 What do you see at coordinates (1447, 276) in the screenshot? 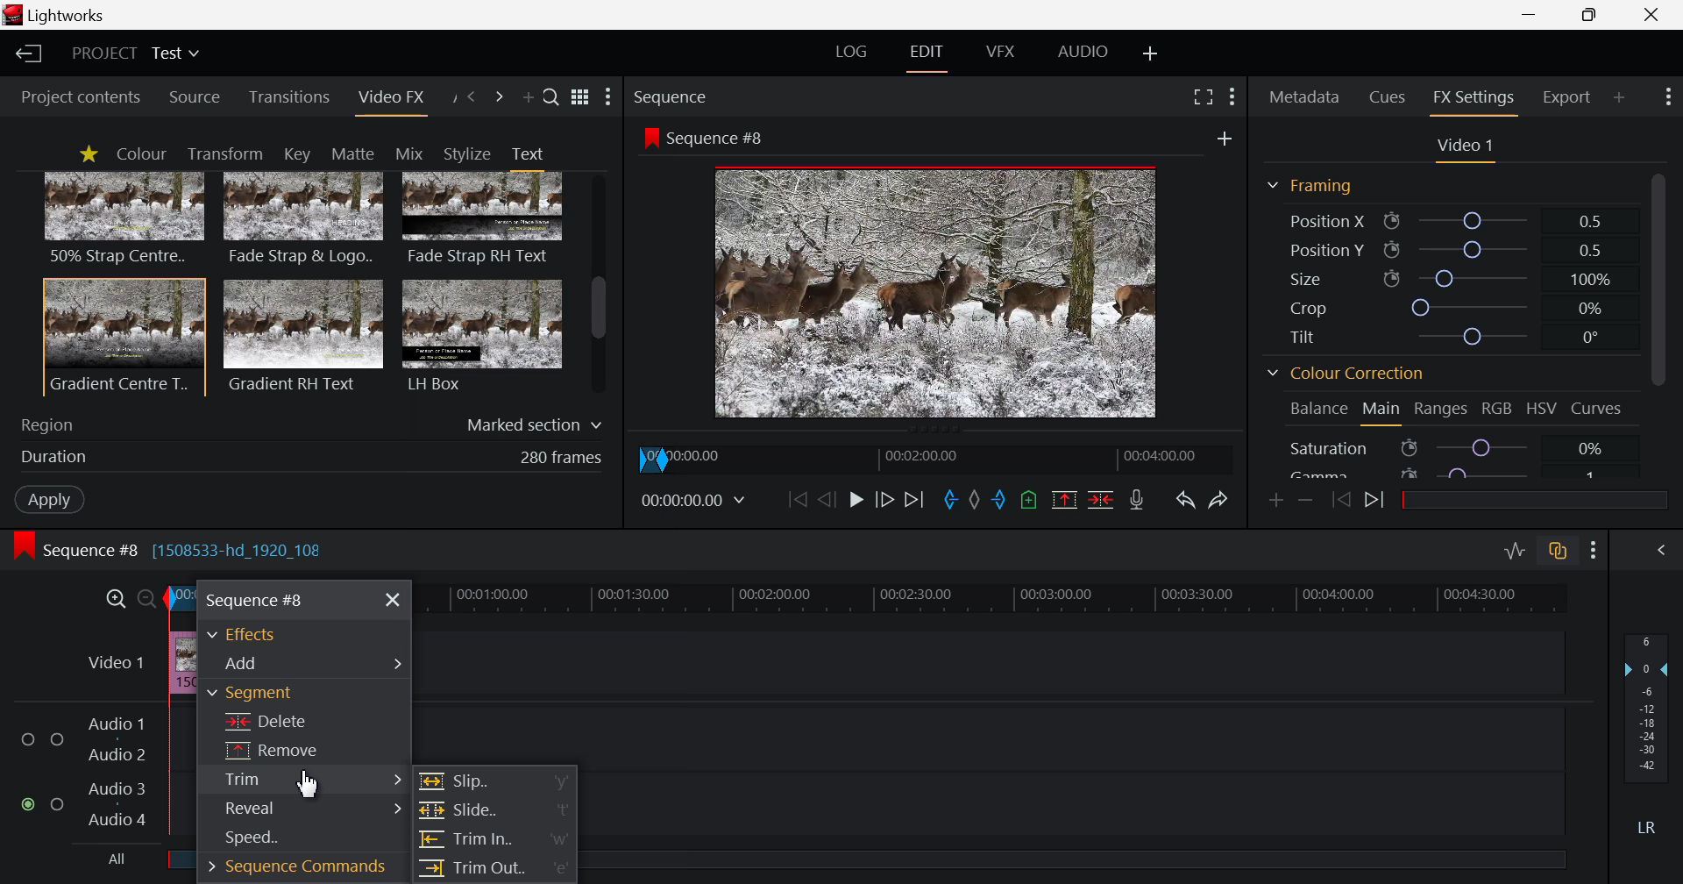
I see `Size` at bounding box center [1447, 276].